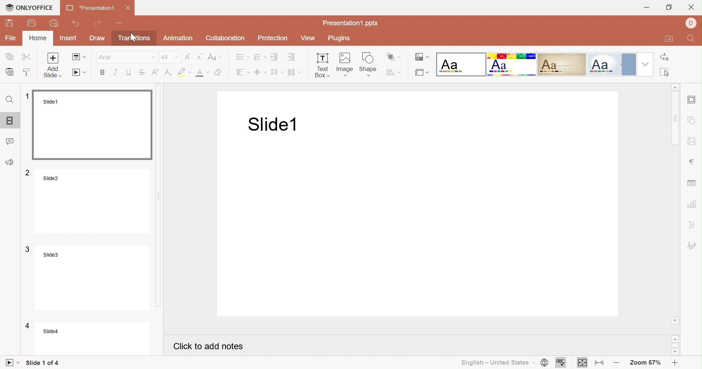  Describe the element at coordinates (69, 38) in the screenshot. I see `Insert` at that location.